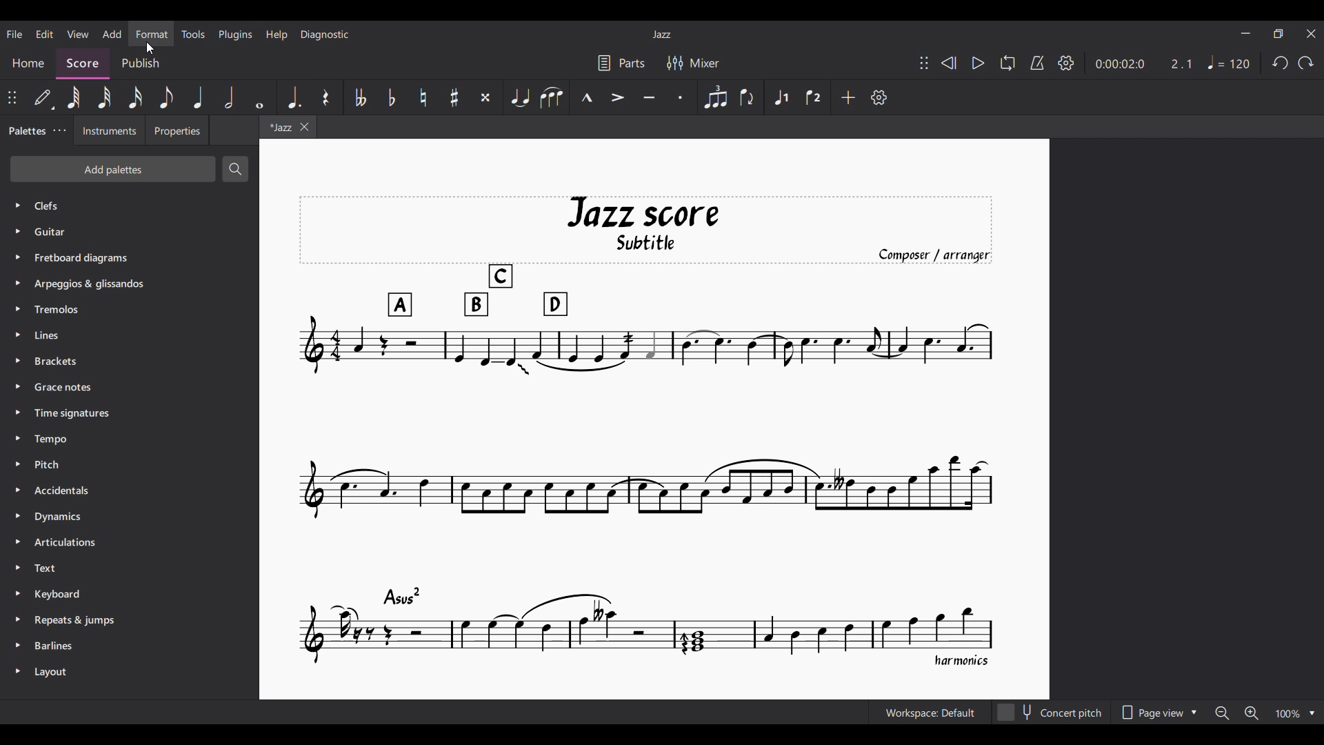  What do you see at coordinates (1051, 712) in the screenshot?
I see `Concert pitch toggle` at bounding box center [1051, 712].